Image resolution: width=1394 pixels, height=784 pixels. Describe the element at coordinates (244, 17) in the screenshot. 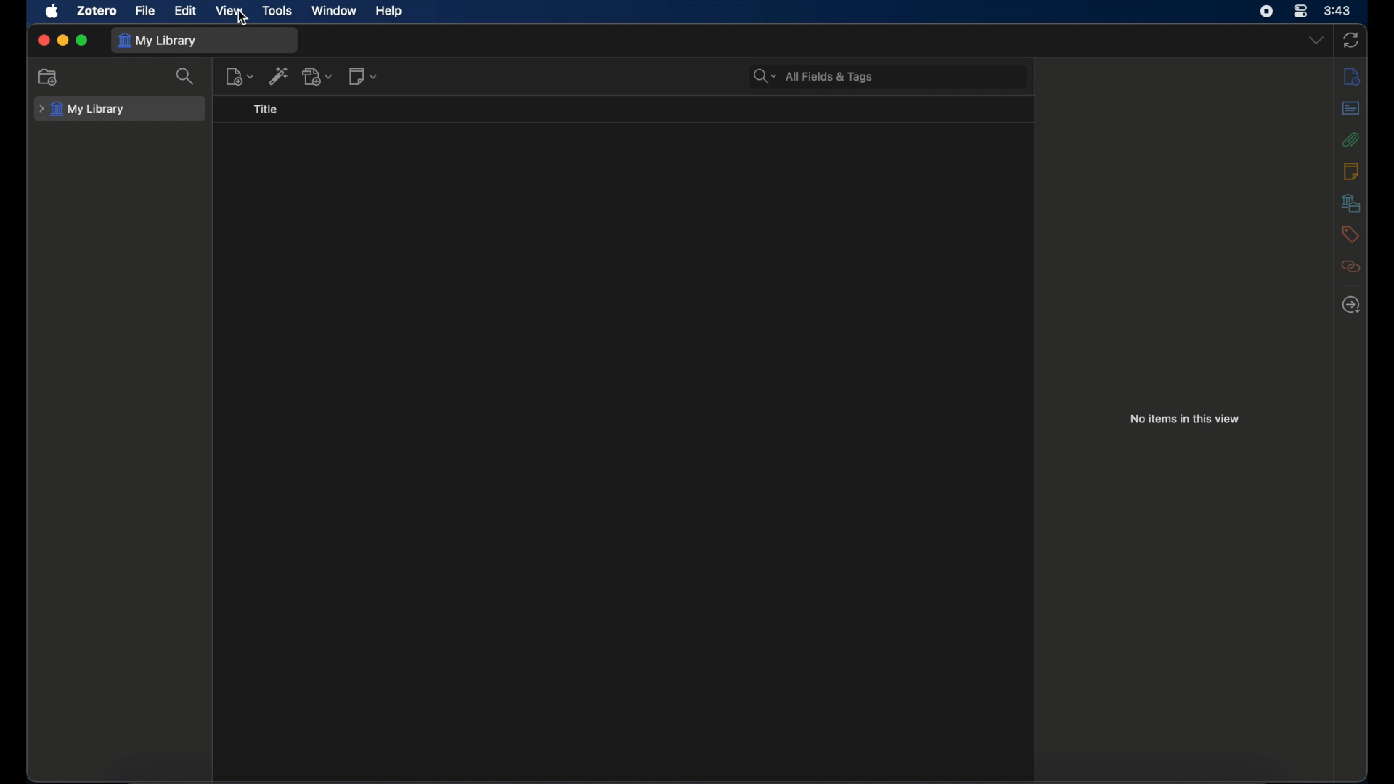

I see `cursor` at that location.